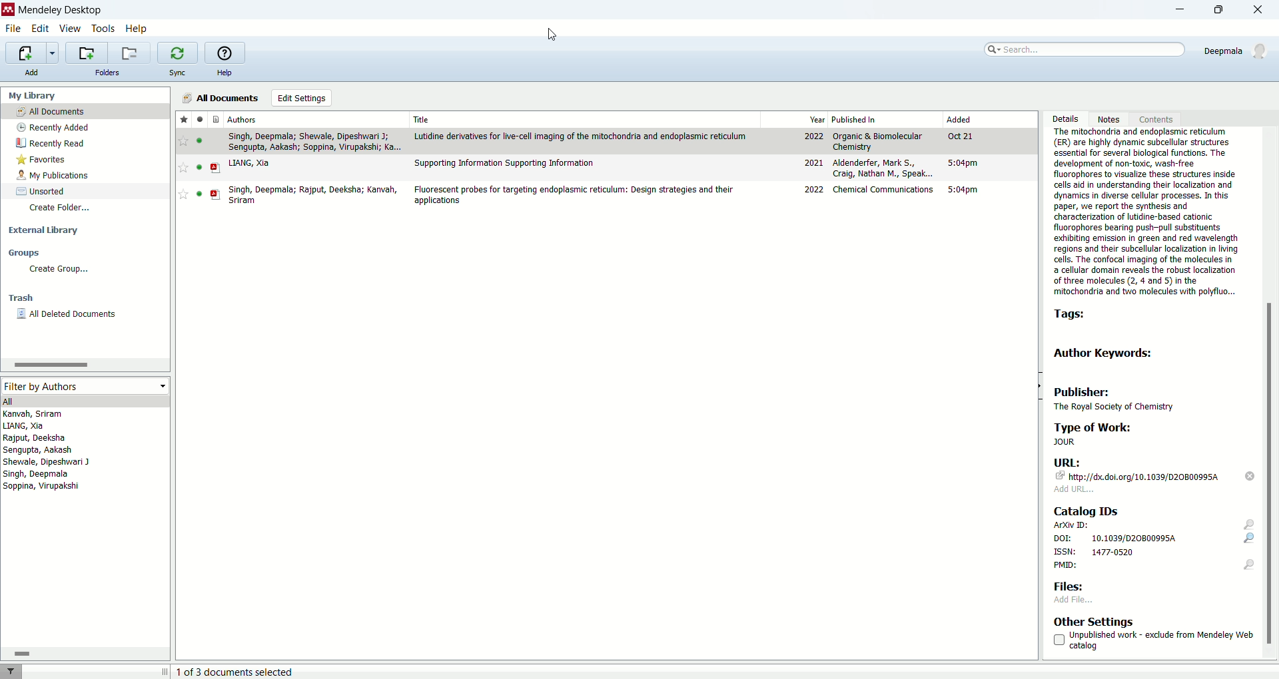 This screenshot has width=1279, height=679. I want to click on PDF, so click(216, 194).